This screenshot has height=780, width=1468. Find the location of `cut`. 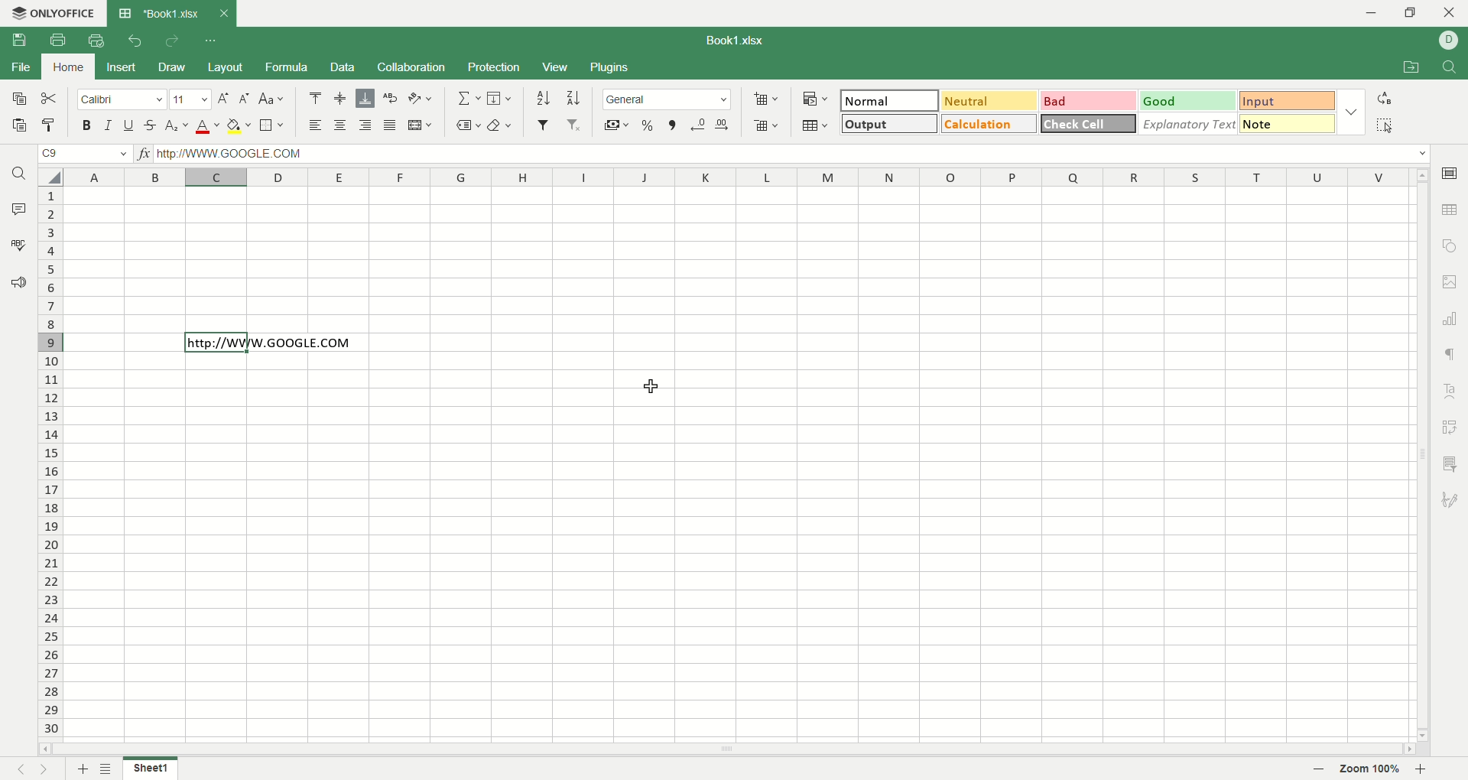

cut is located at coordinates (52, 100).